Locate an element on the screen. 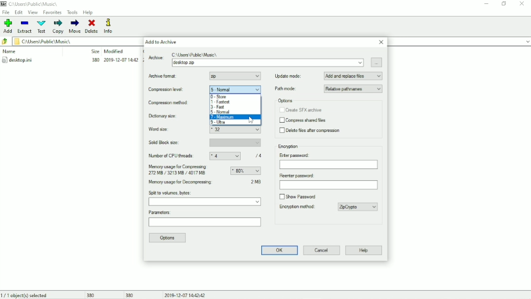 The image size is (531, 299). Move is located at coordinates (75, 26).